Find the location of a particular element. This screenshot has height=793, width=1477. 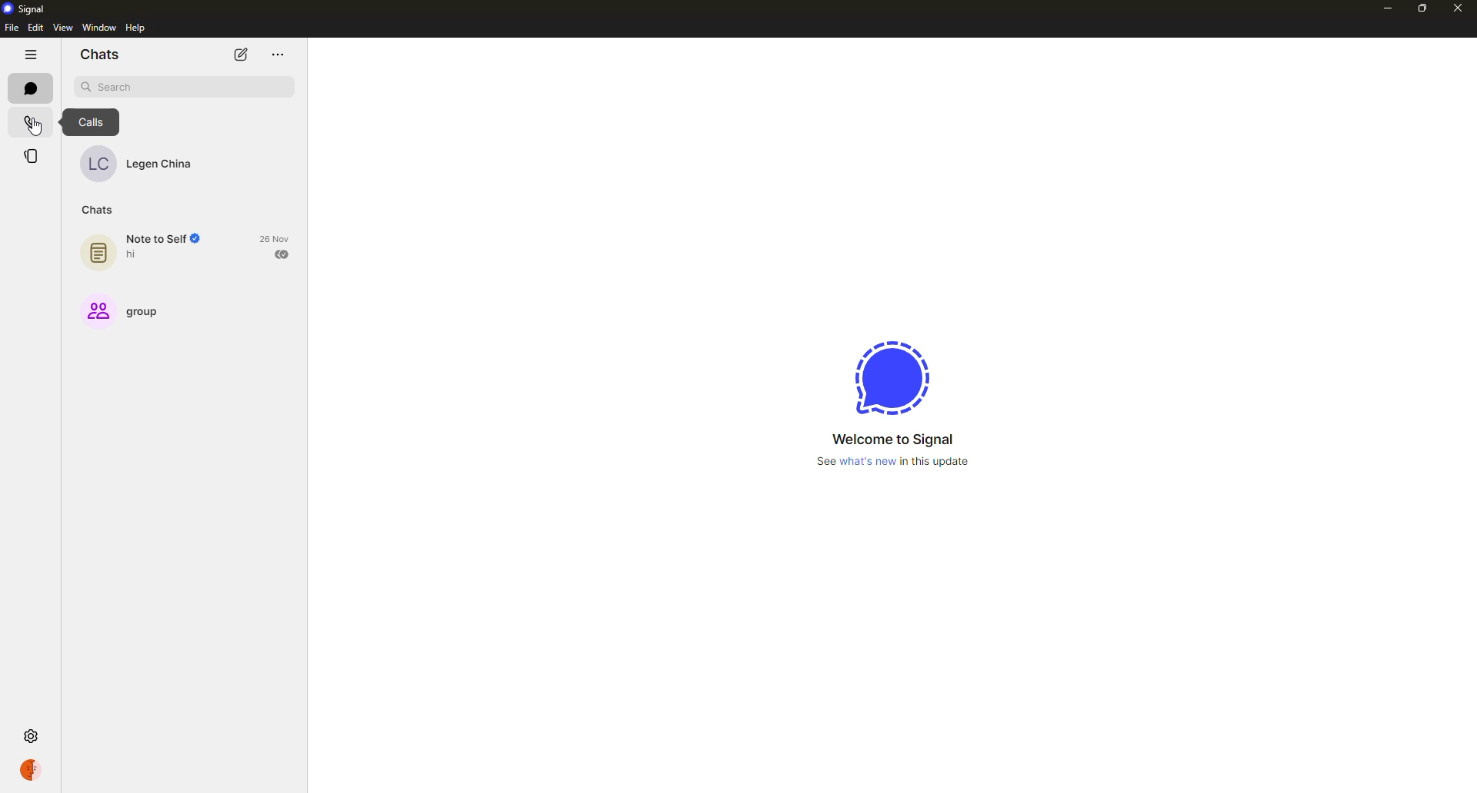

window is located at coordinates (99, 27).